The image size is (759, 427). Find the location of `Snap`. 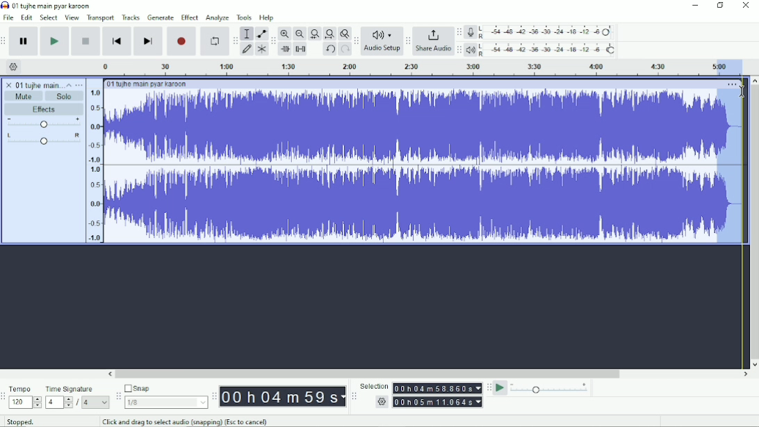

Snap is located at coordinates (166, 389).